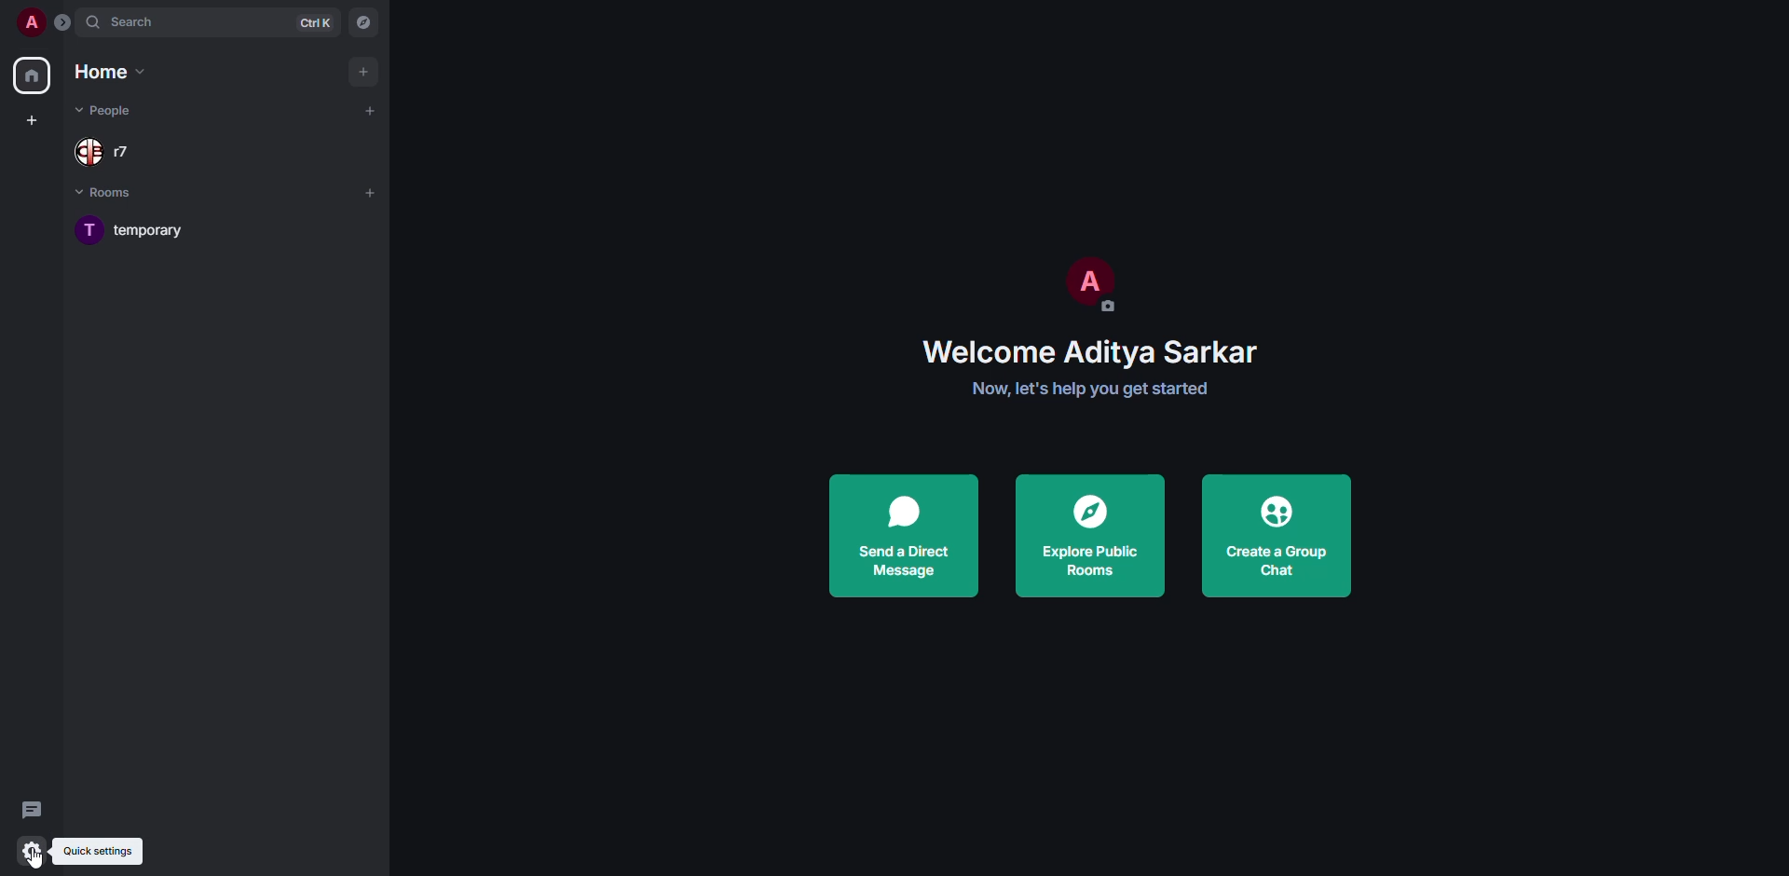 The image size is (1789, 876). Describe the element at coordinates (365, 68) in the screenshot. I see `add` at that location.